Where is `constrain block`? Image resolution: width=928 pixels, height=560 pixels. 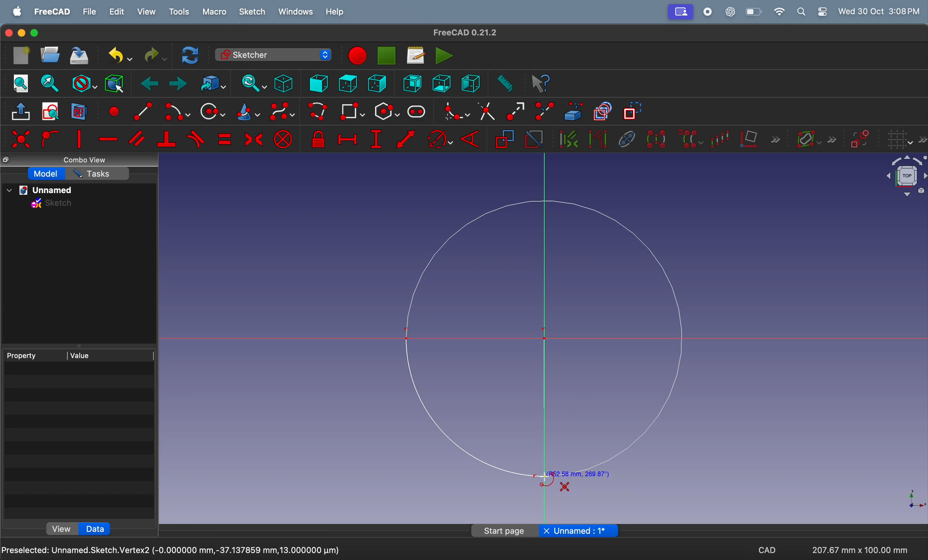 constrain block is located at coordinates (283, 139).